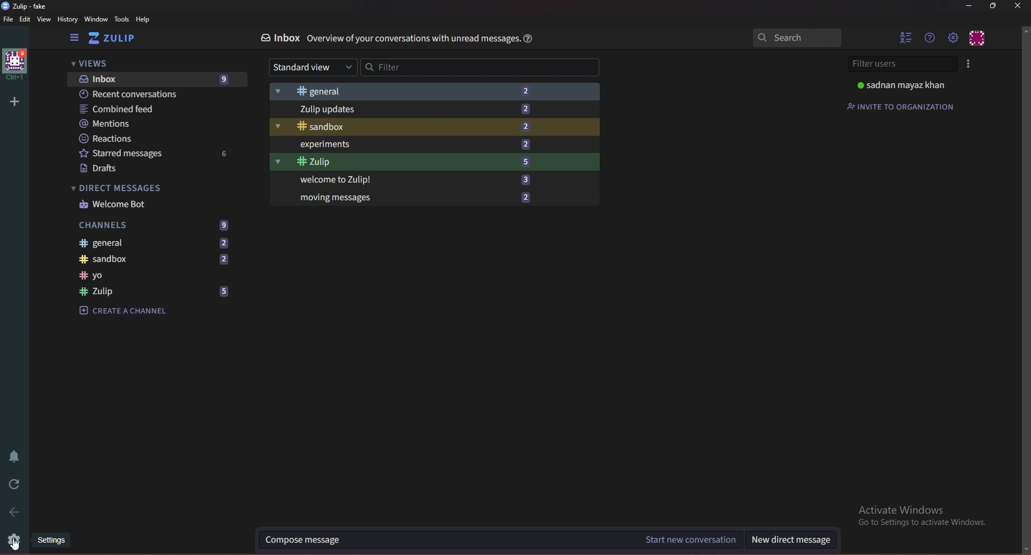  What do you see at coordinates (953, 38) in the screenshot?
I see `main menu` at bounding box center [953, 38].